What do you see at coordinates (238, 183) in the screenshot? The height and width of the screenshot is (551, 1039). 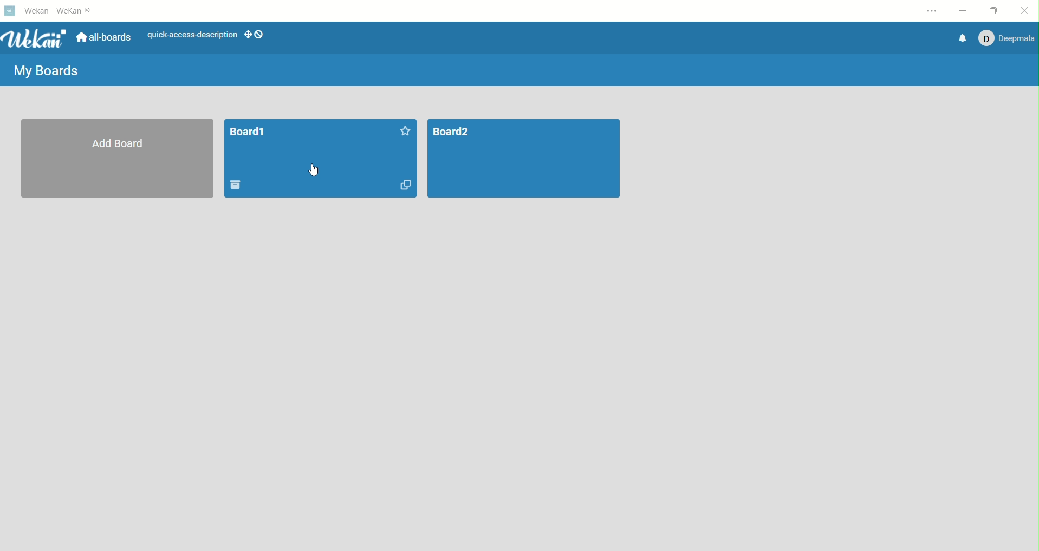 I see `delete` at bounding box center [238, 183].